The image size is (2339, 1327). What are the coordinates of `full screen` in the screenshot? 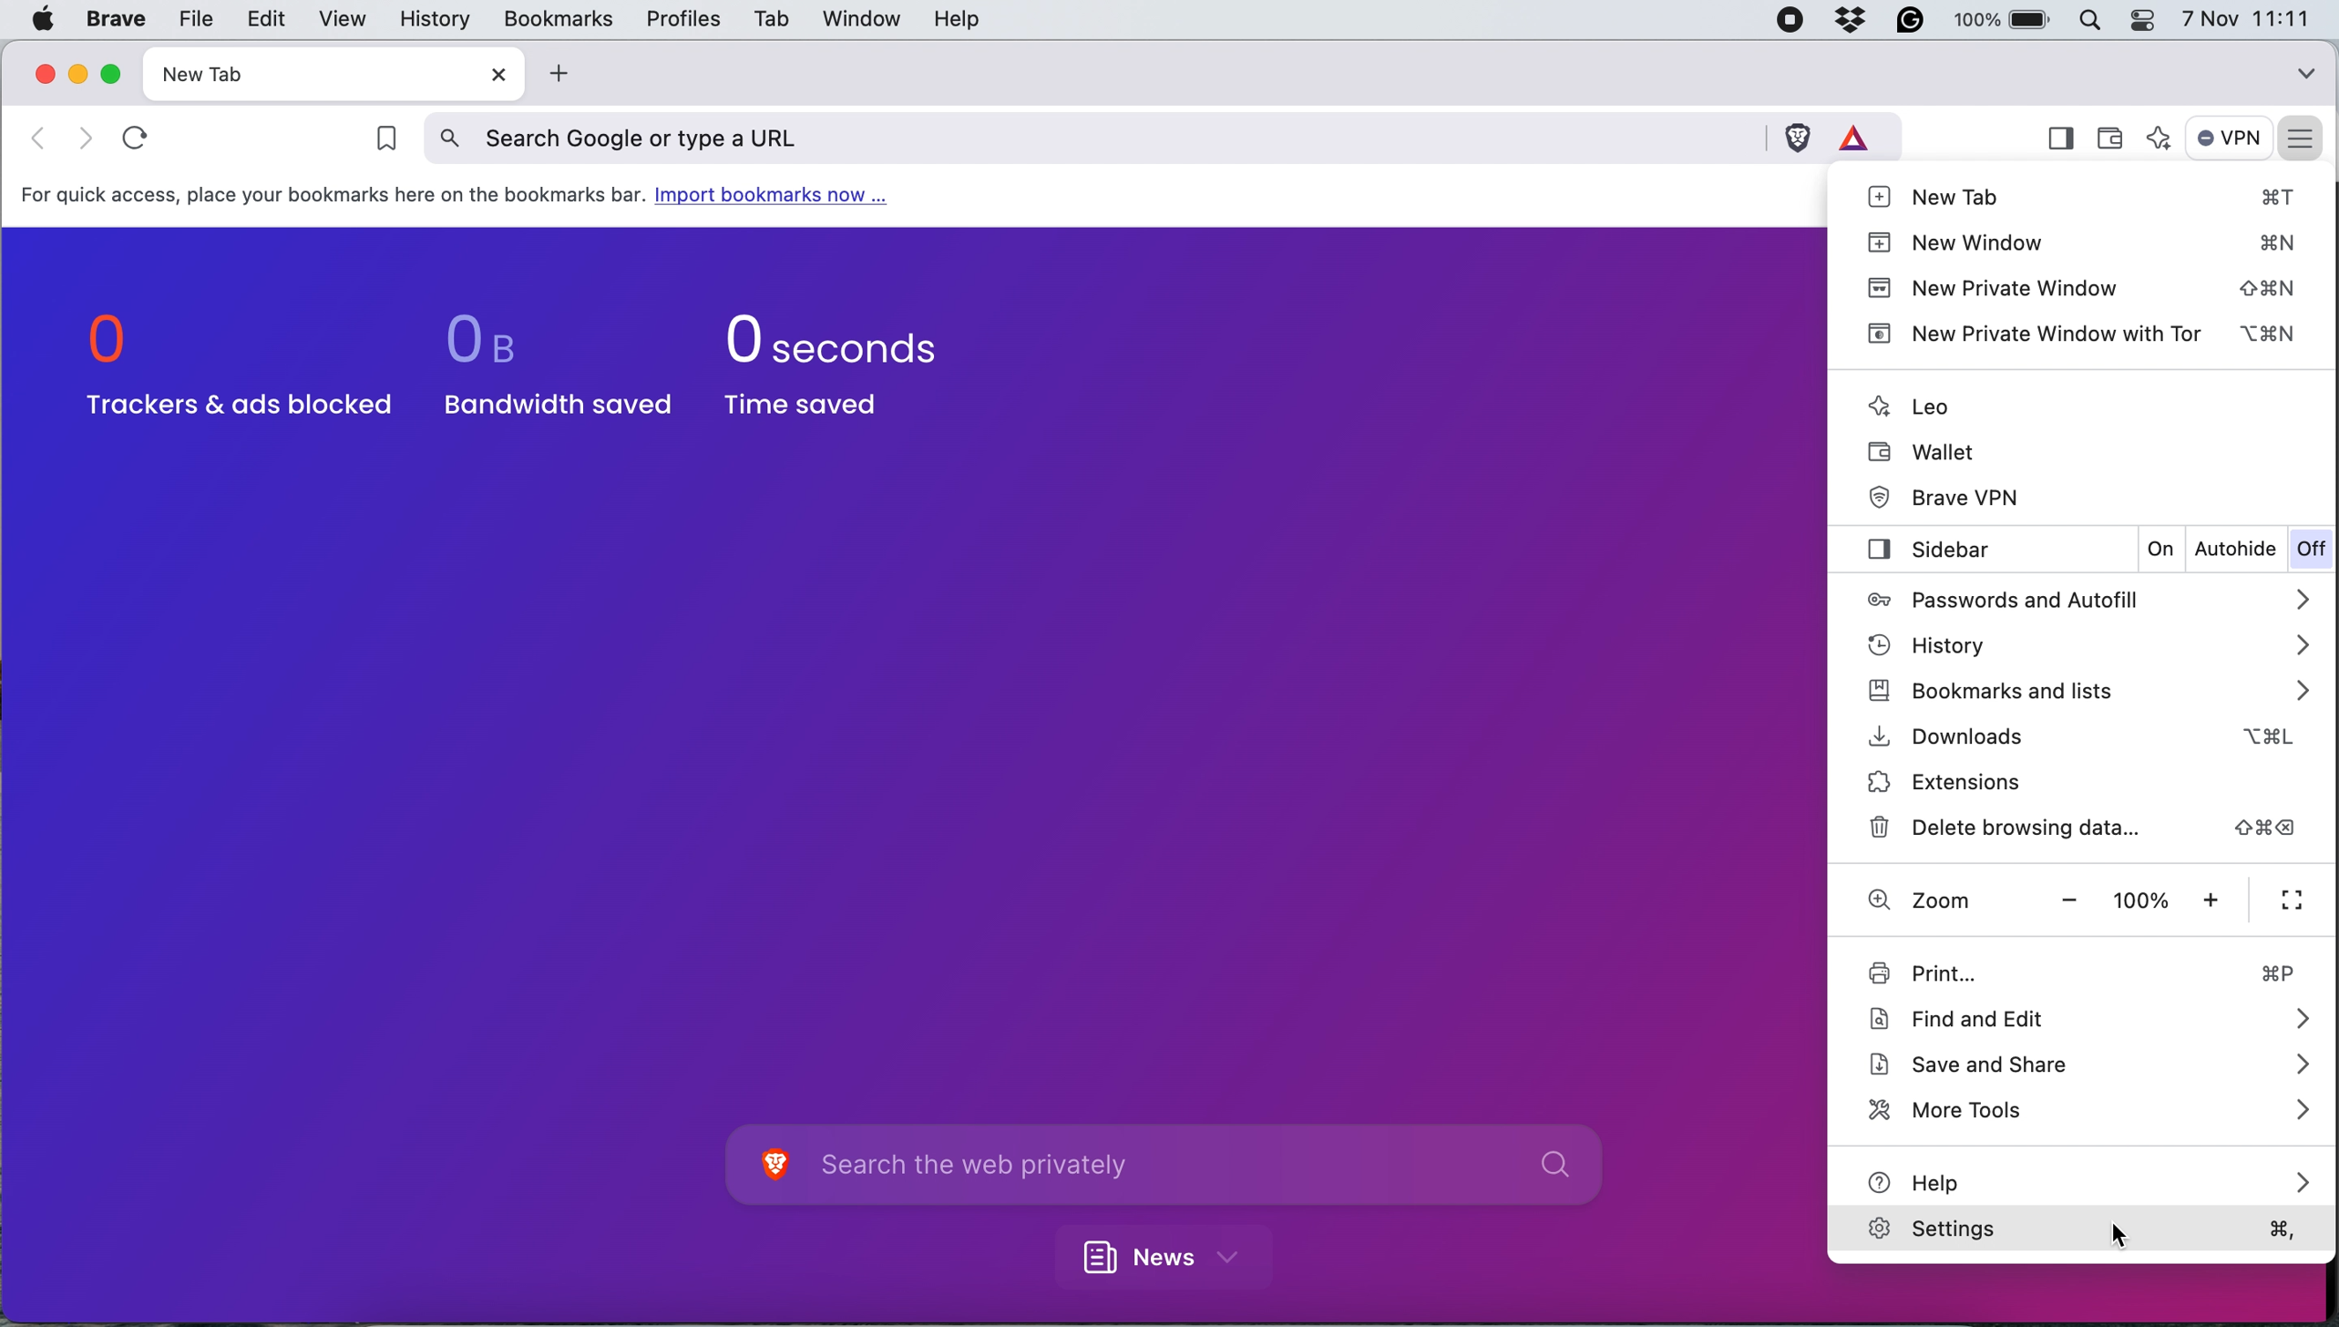 It's located at (2293, 902).